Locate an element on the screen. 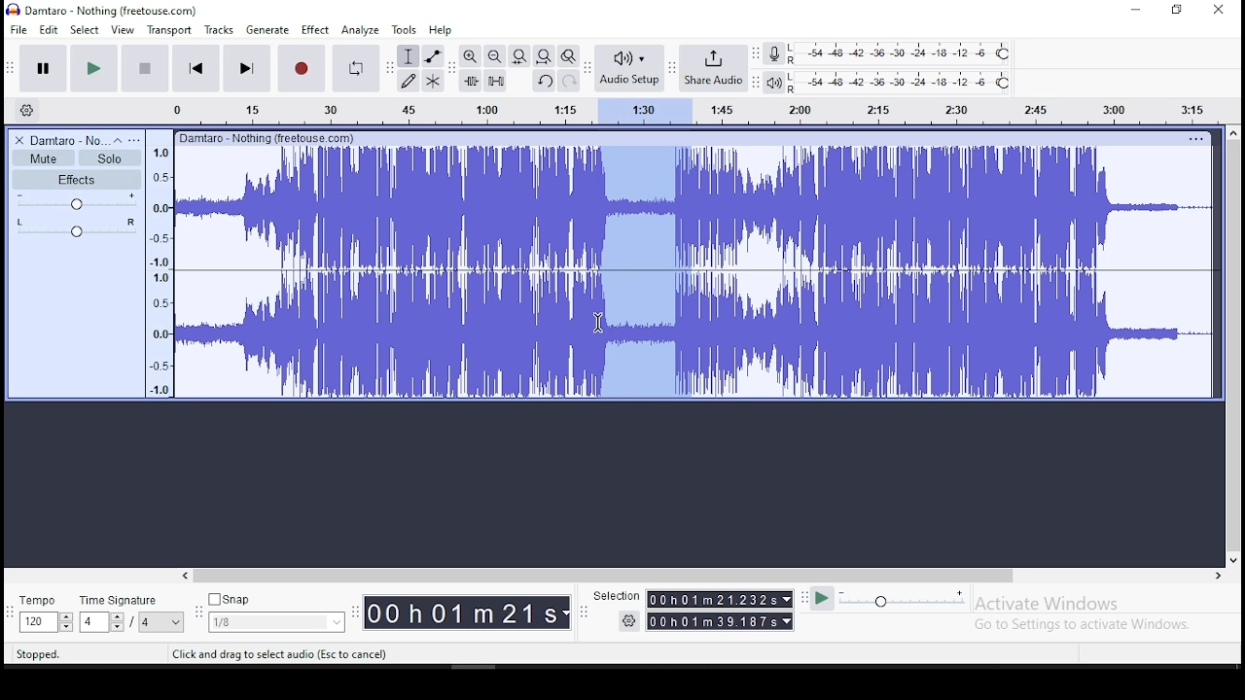 This screenshot has width=1245, height=700. vertical scroll bar is located at coordinates (1236, 343).